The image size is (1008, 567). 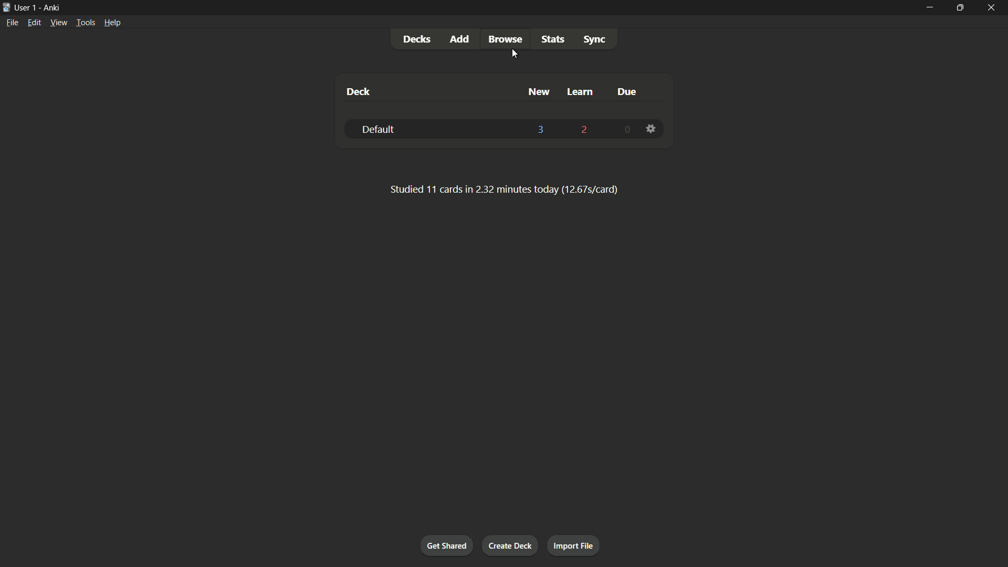 What do you see at coordinates (626, 129) in the screenshot?
I see `0` at bounding box center [626, 129].